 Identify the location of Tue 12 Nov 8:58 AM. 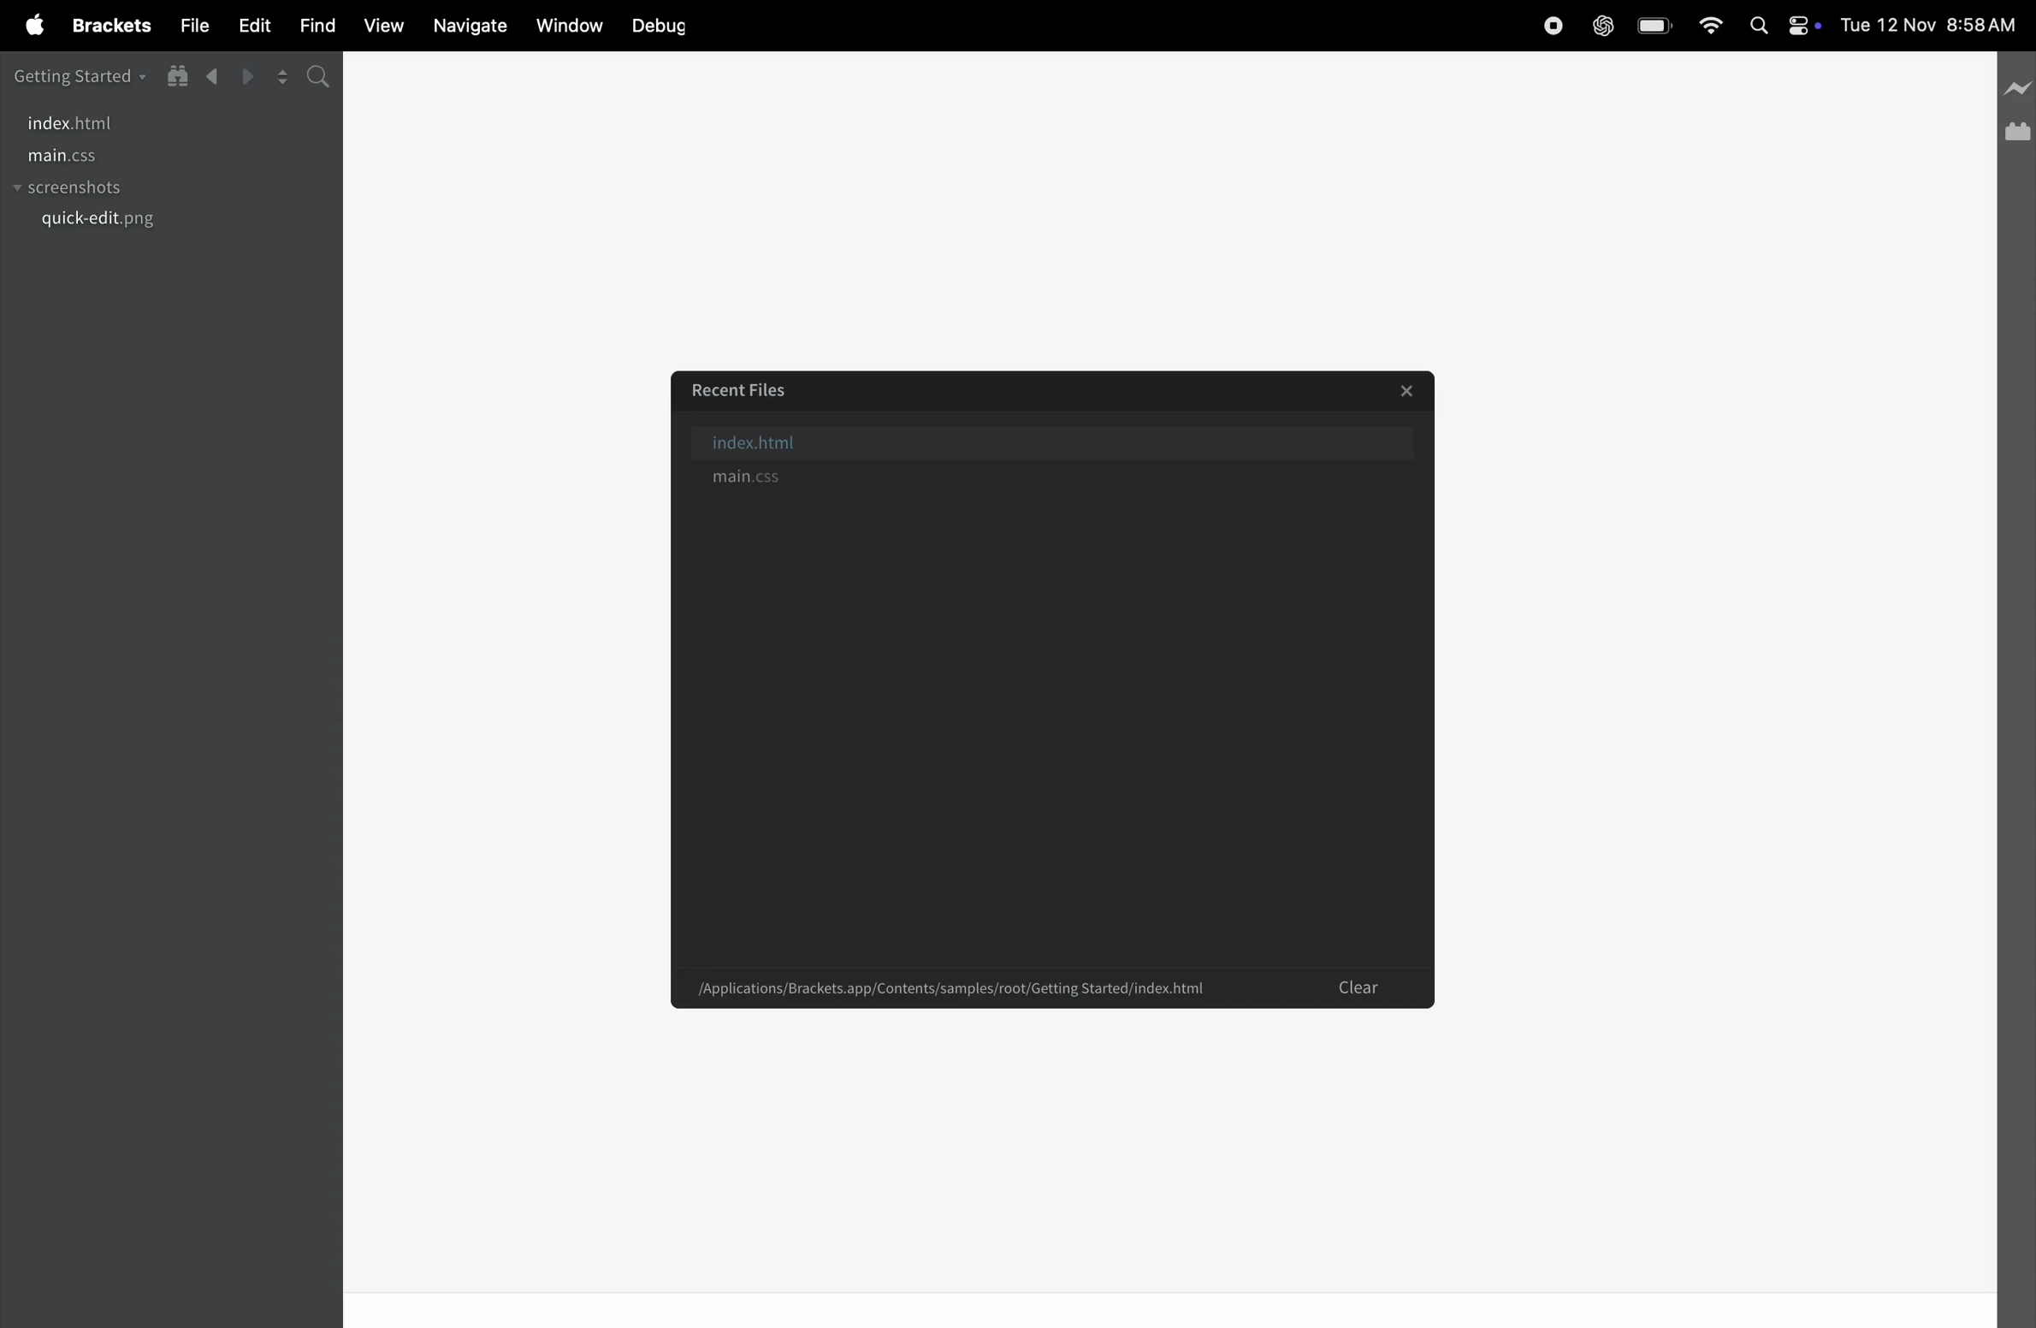
(1937, 21).